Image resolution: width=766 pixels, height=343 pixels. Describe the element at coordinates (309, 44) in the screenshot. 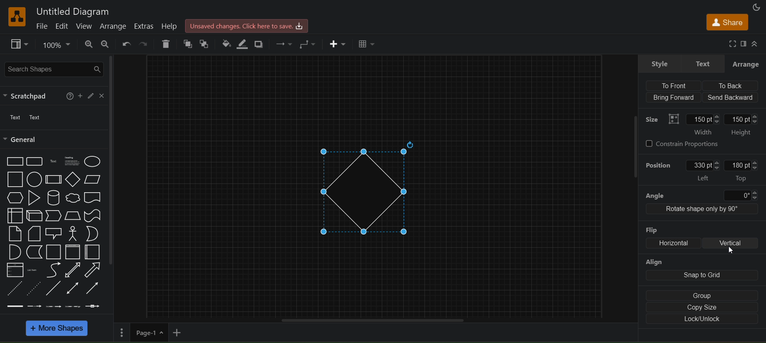

I see `waypoints` at that location.